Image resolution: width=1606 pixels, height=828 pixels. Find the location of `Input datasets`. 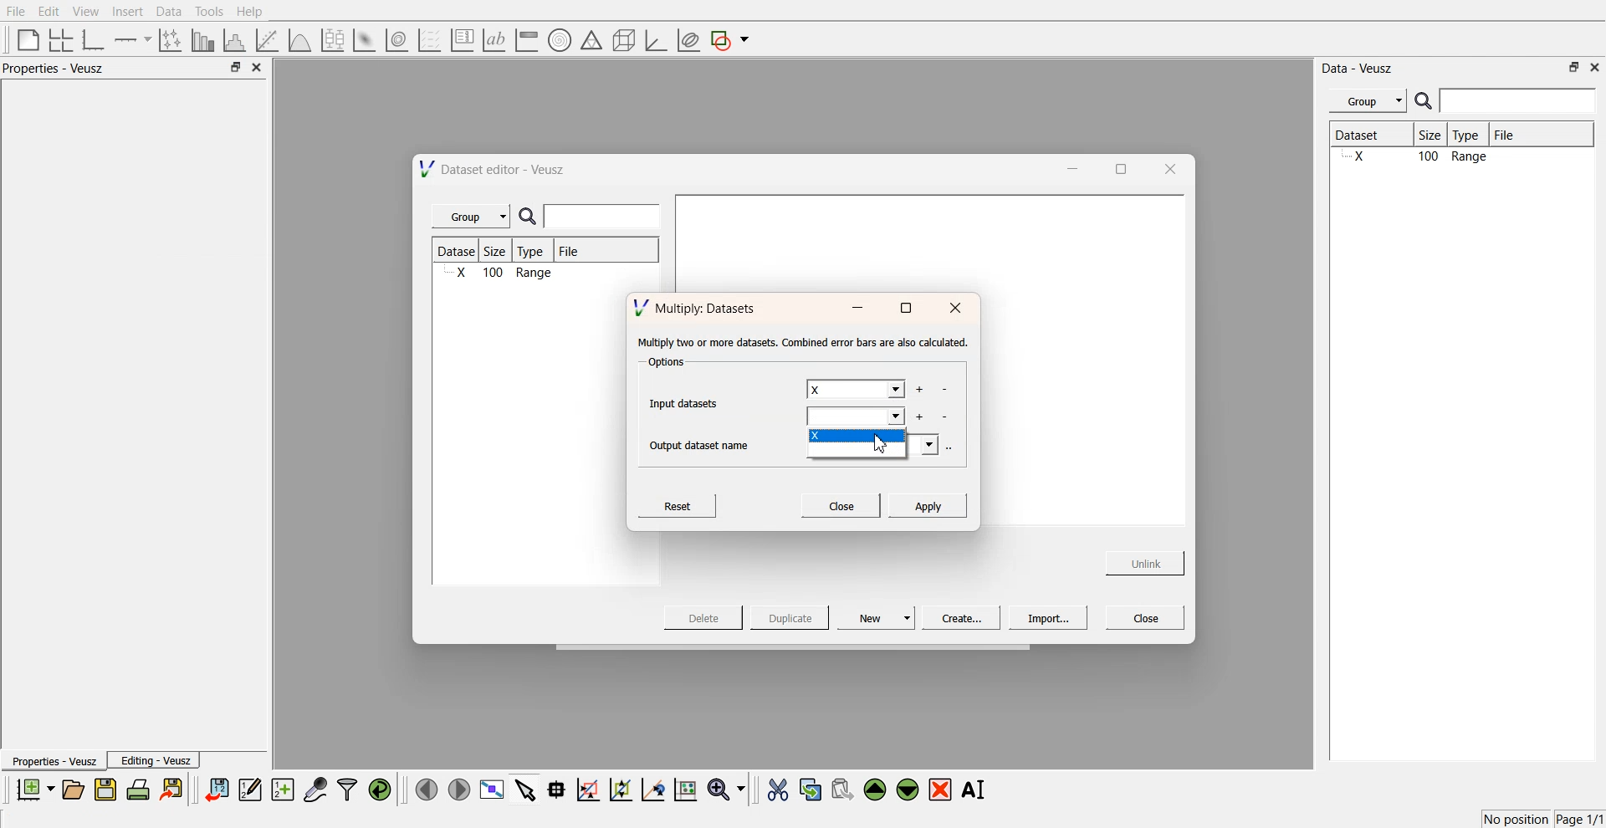

Input datasets is located at coordinates (688, 401).